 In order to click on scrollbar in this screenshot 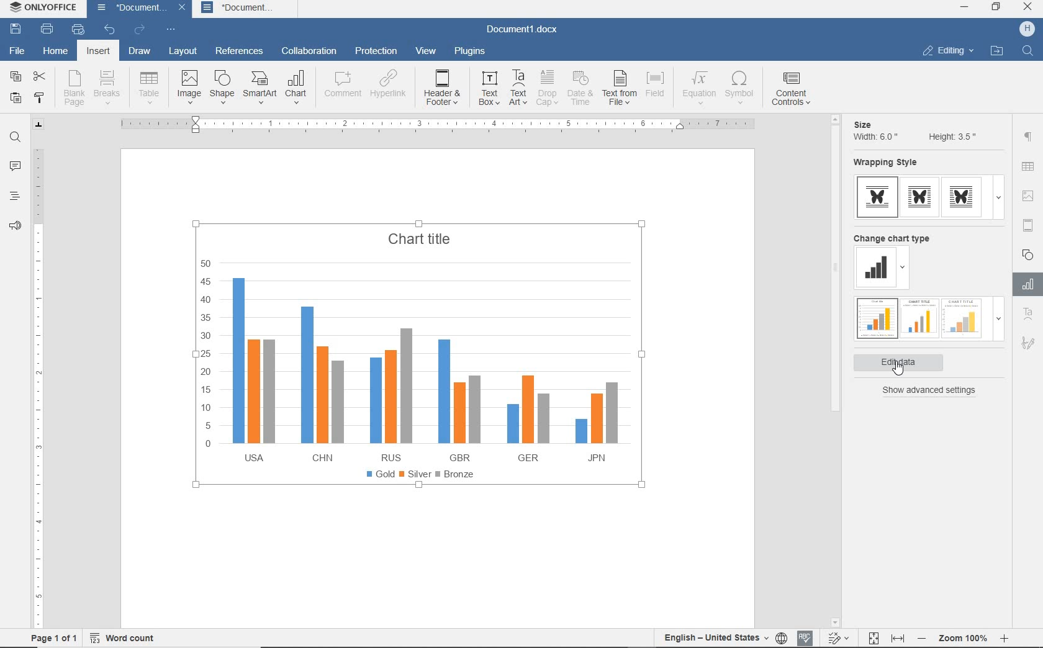, I will do `click(834, 369)`.